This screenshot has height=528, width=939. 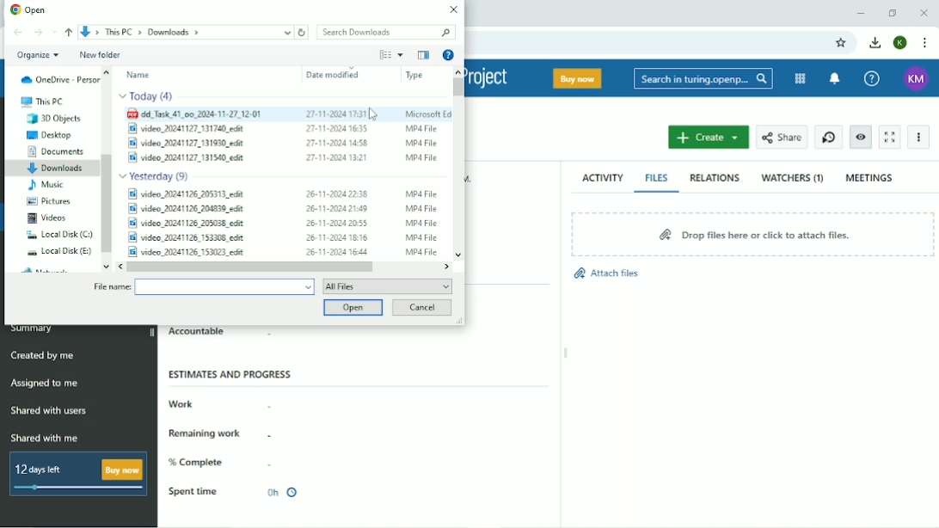 What do you see at coordinates (927, 43) in the screenshot?
I see `Customize and control google chrome` at bounding box center [927, 43].